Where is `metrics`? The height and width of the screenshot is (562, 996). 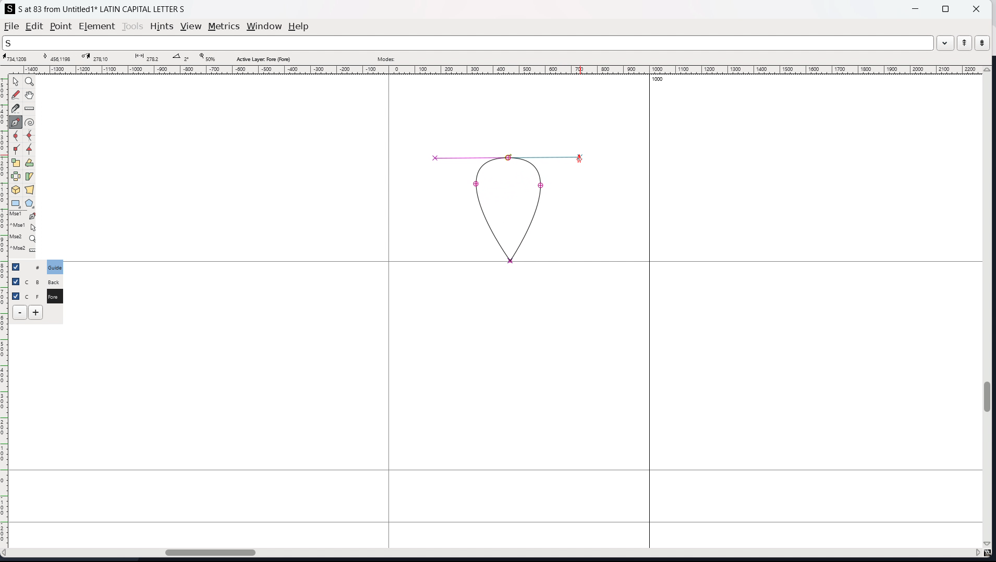
metrics is located at coordinates (224, 26).